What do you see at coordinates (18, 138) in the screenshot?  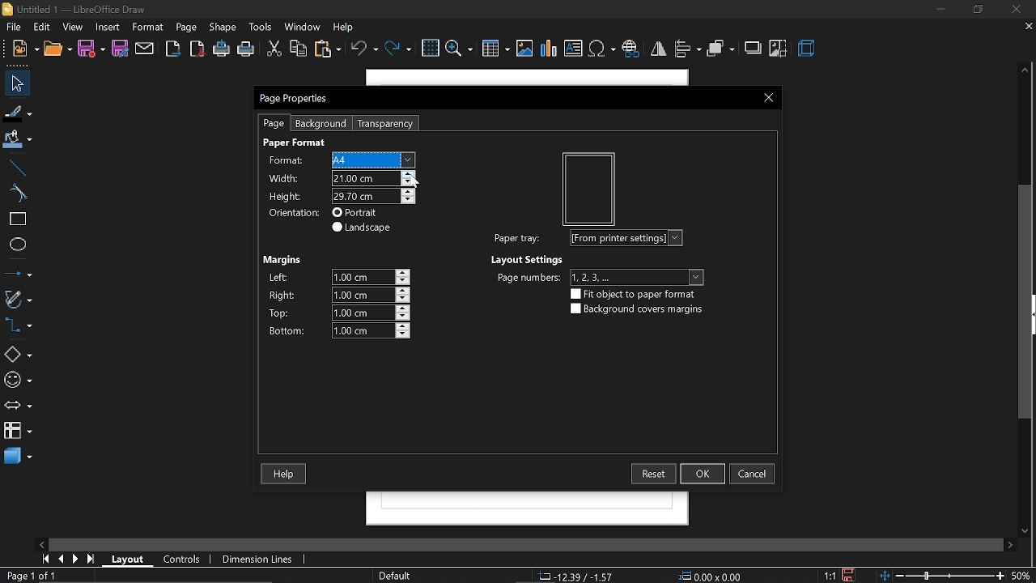 I see `fill color` at bounding box center [18, 138].